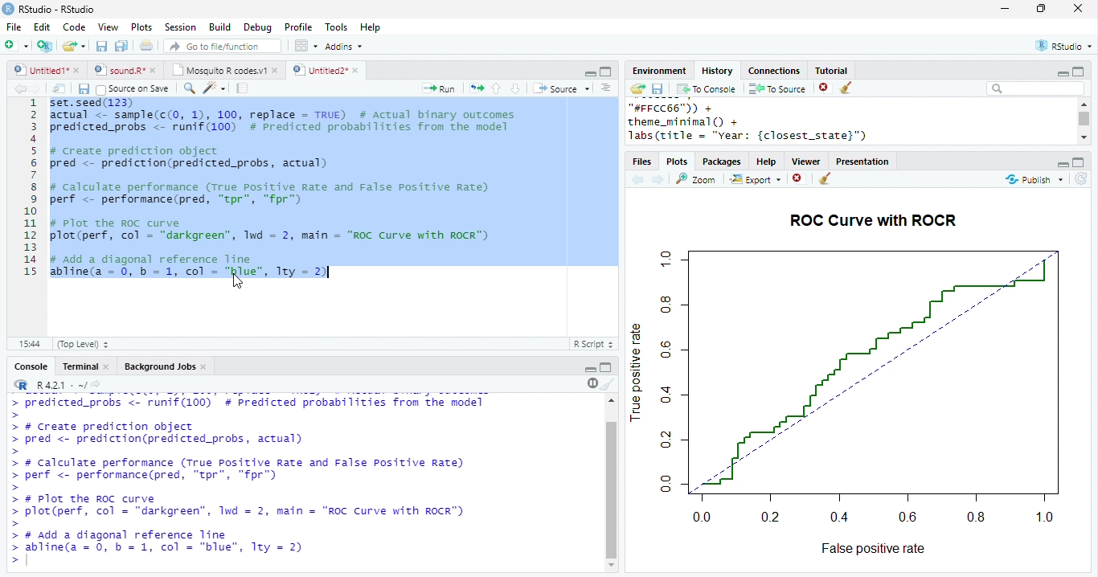 This screenshot has width=1098, height=577. I want to click on refresh, so click(1081, 179).